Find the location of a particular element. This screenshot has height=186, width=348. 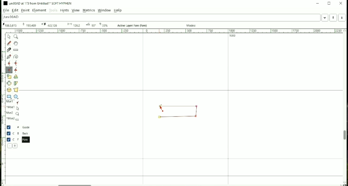

173 Oxad U+00AD "uni00AD" SOFT HYPHEN is located at coordinates (344, 182).